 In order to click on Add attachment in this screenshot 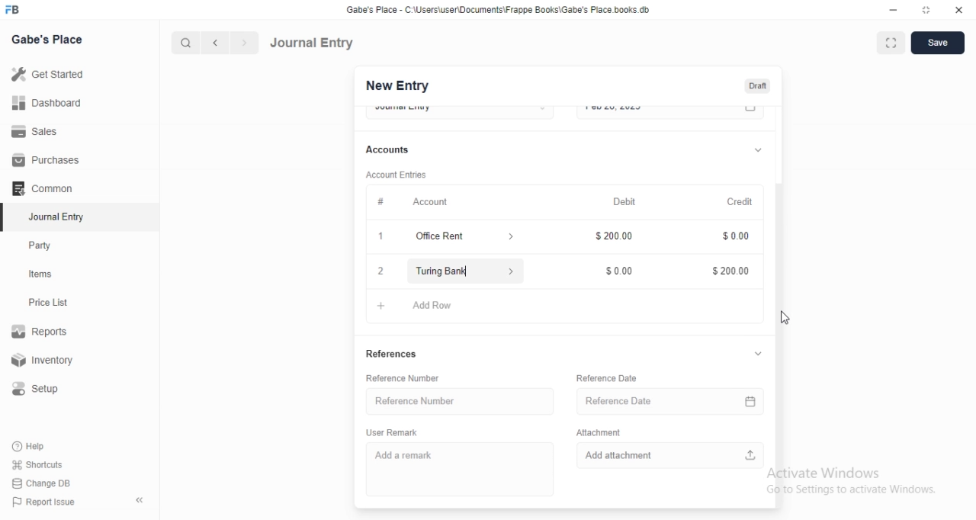, I will do `click(673, 457)`.